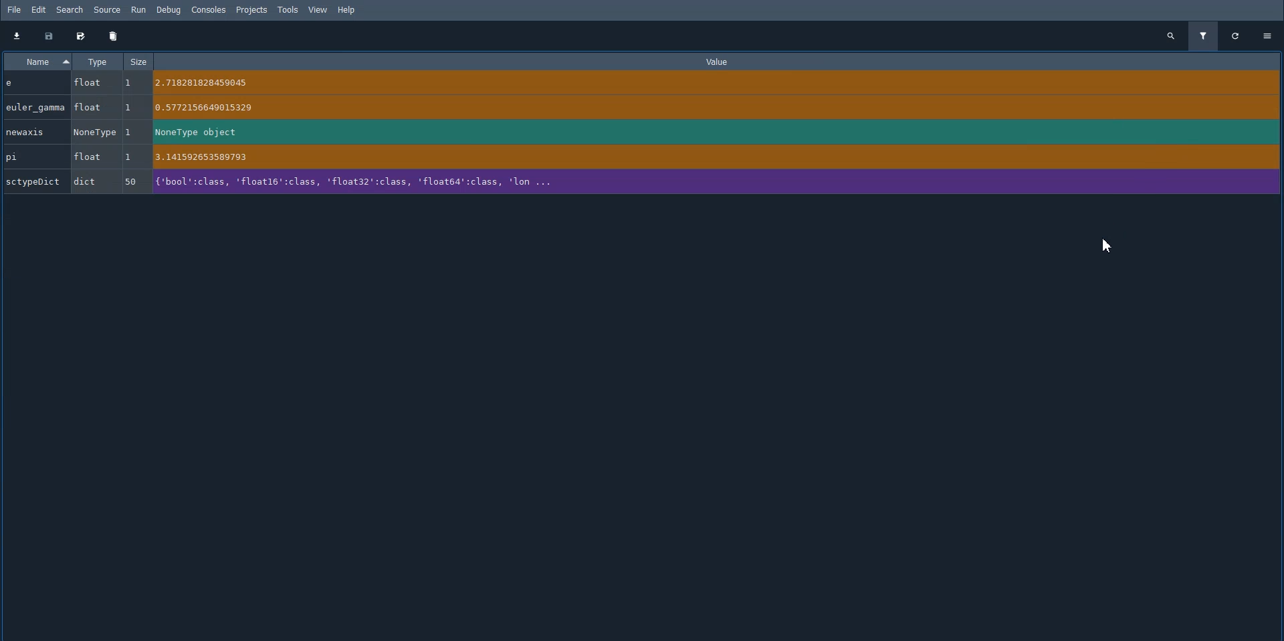 The height and width of the screenshot is (641, 1284). What do you see at coordinates (139, 10) in the screenshot?
I see `Run` at bounding box center [139, 10].